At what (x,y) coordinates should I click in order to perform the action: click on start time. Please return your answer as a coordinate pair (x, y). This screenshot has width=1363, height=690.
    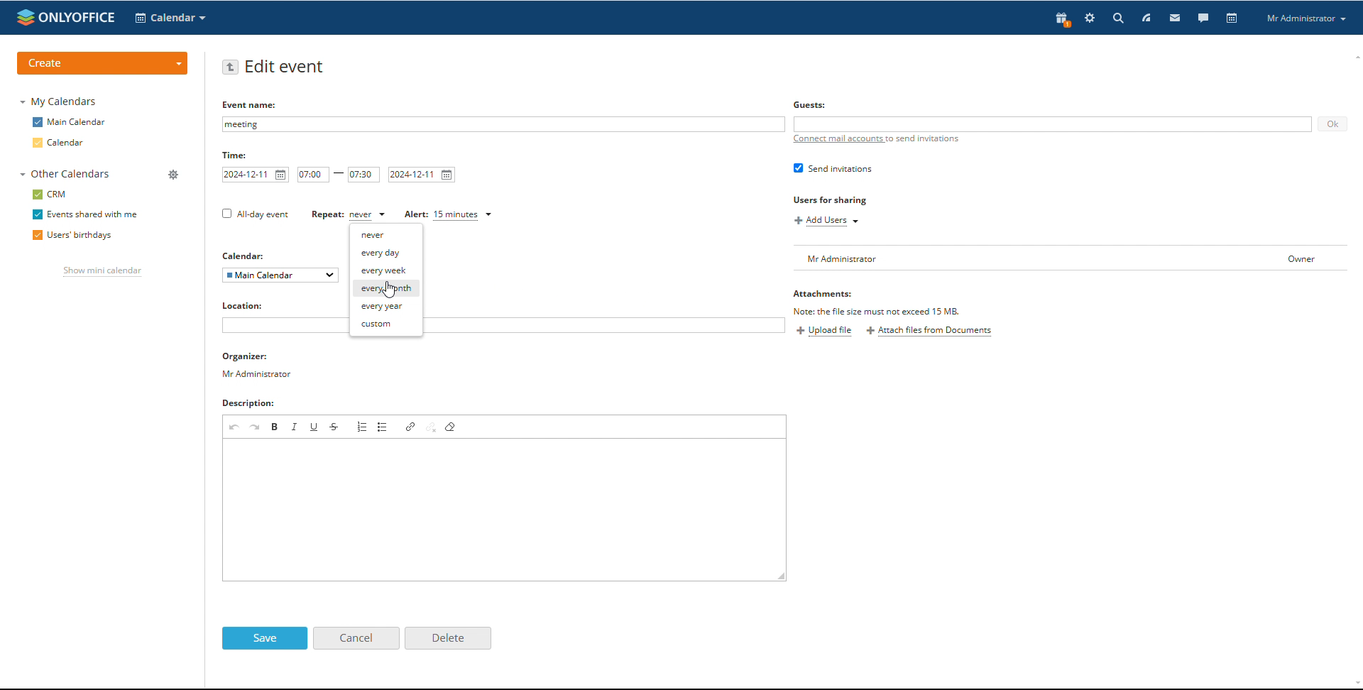
    Looking at the image, I should click on (313, 174).